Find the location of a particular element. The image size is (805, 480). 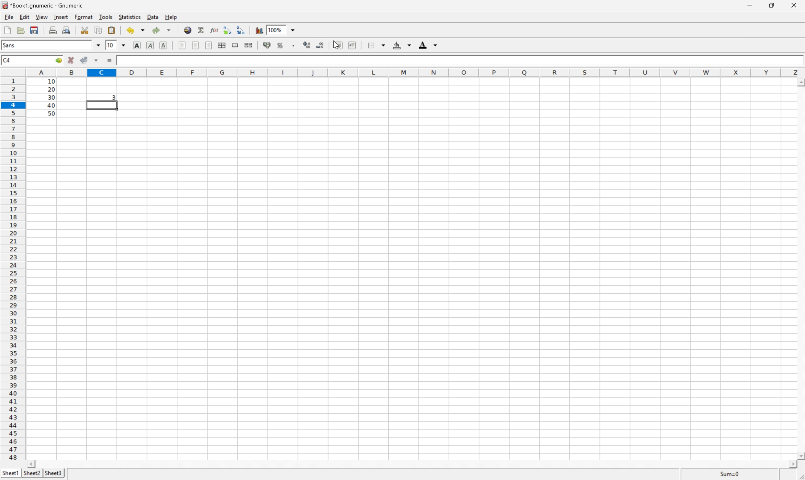

File is located at coordinates (9, 17).